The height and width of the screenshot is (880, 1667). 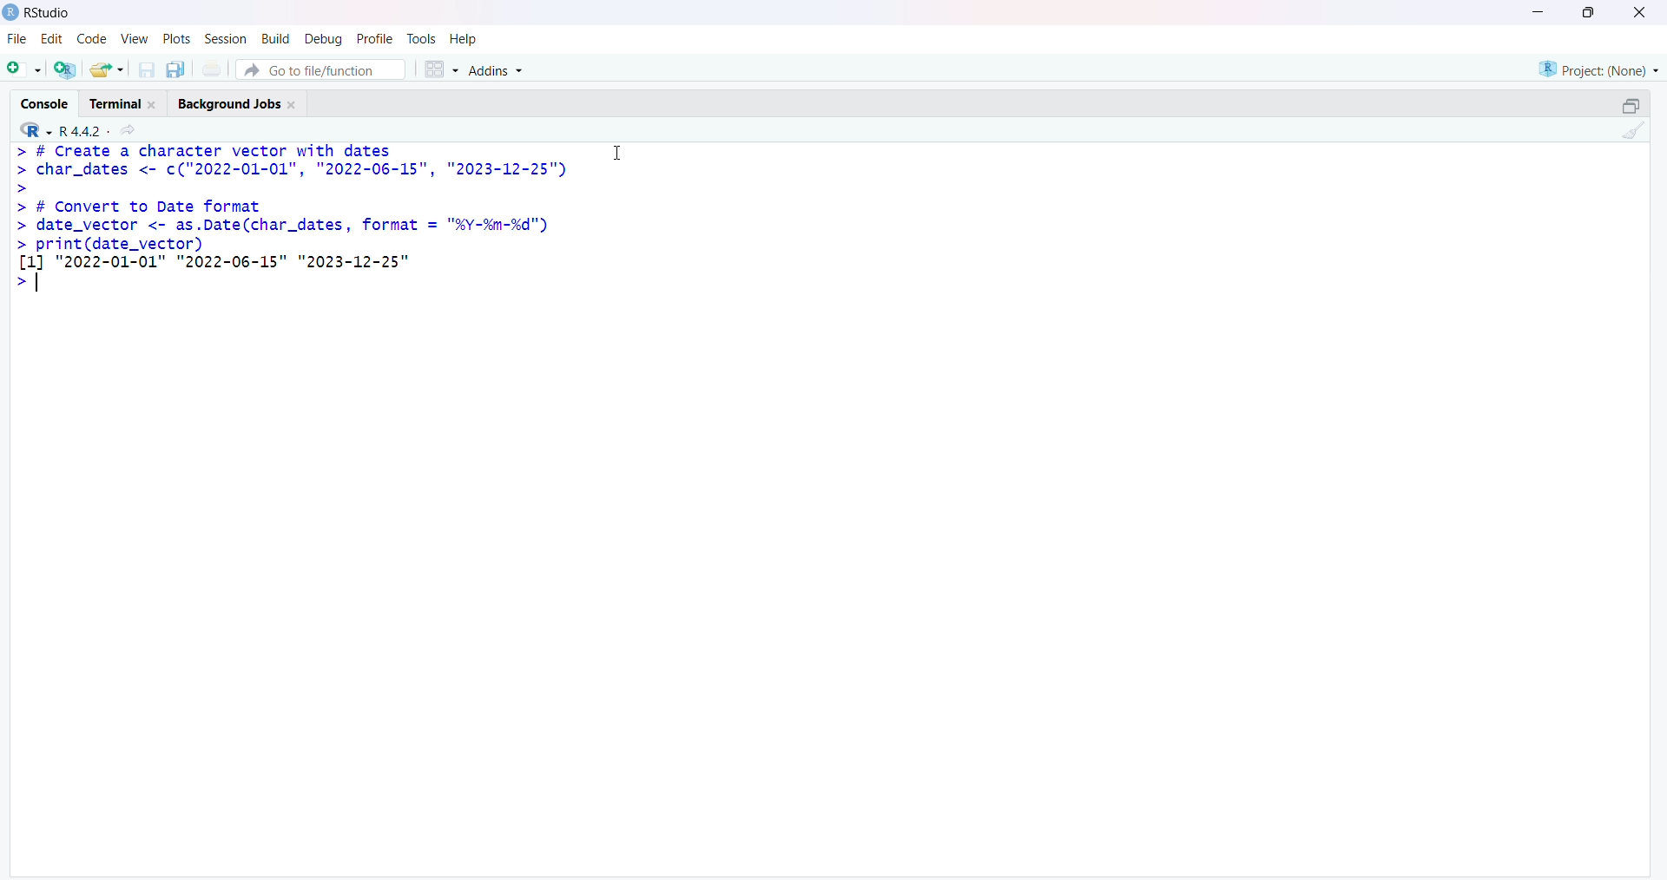 I want to click on Edit, so click(x=51, y=43).